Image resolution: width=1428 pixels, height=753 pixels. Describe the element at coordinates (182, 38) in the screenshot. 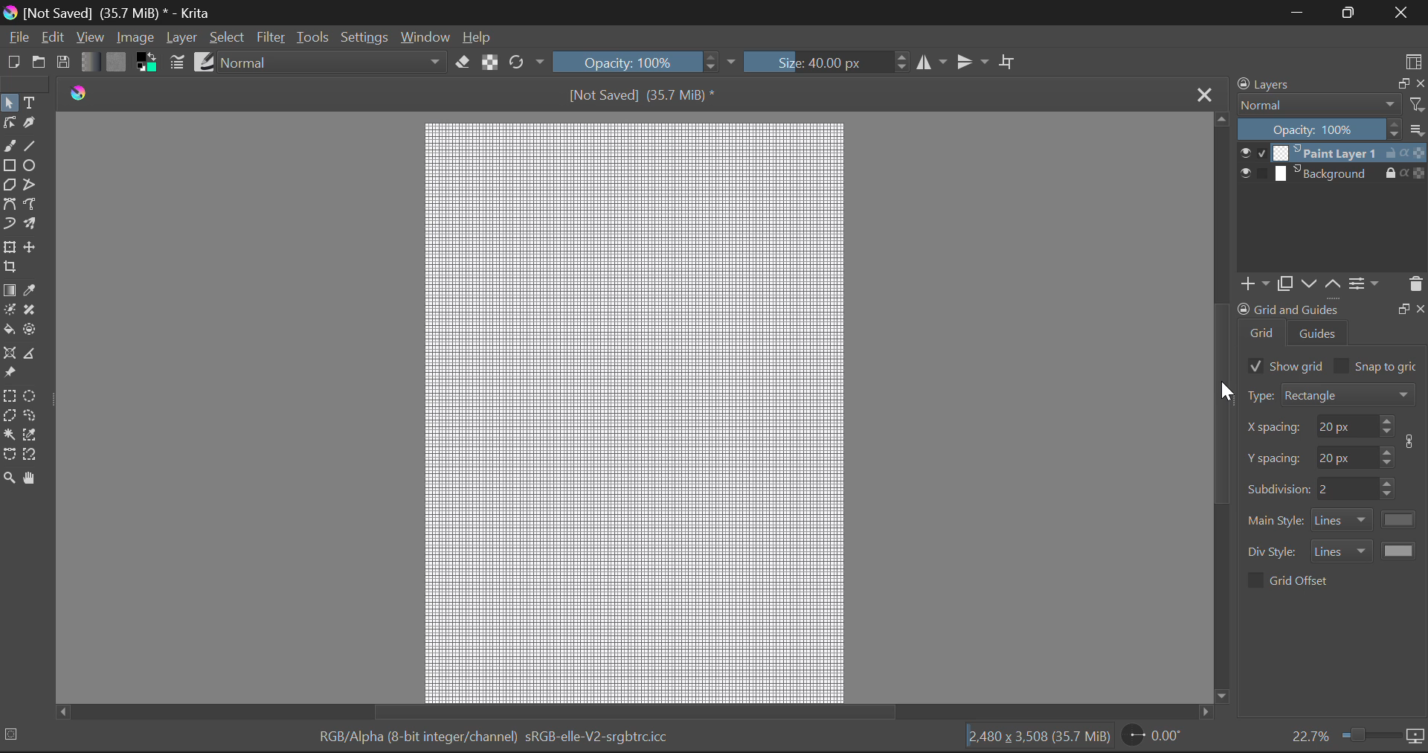

I see `Layer` at that location.